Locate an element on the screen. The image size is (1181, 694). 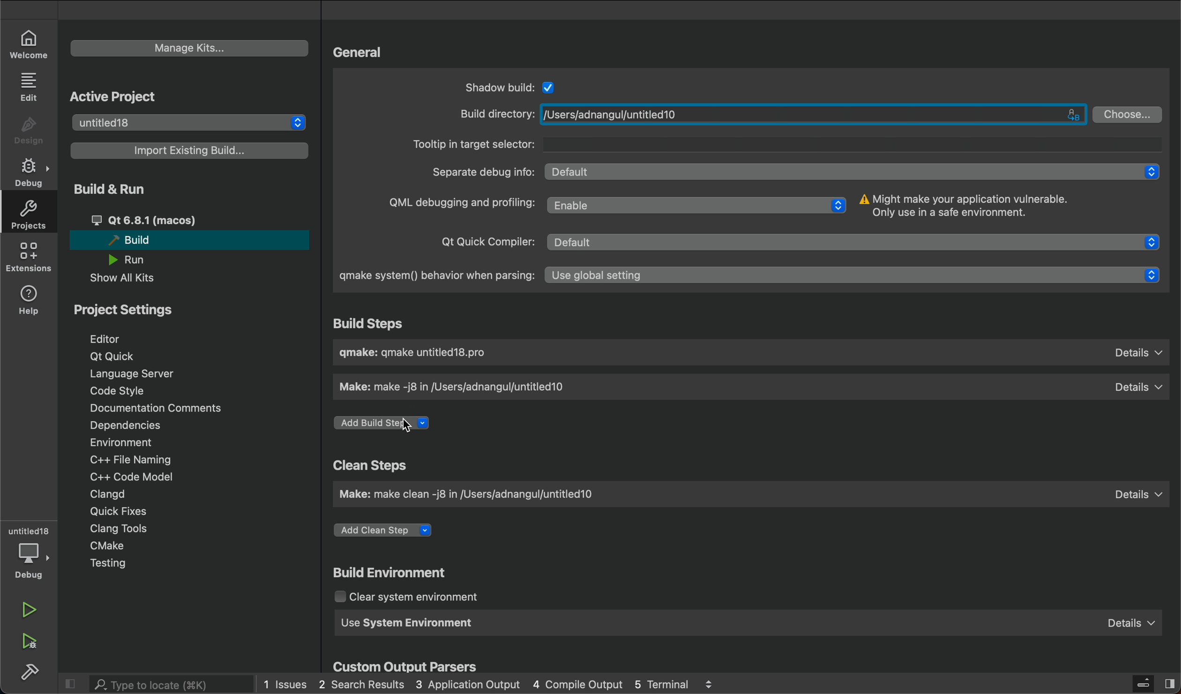
Build directory: is located at coordinates (494, 115).